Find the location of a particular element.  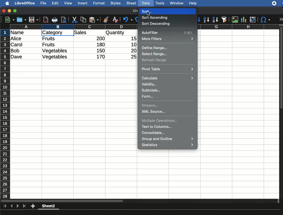

consolidate is located at coordinates (154, 133).